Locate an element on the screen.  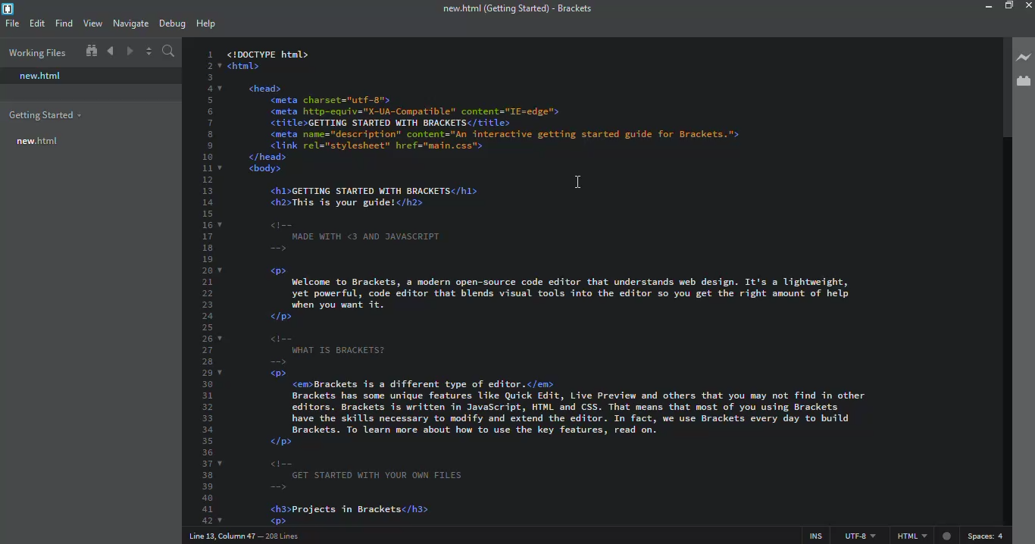
cursor is located at coordinates (577, 181).